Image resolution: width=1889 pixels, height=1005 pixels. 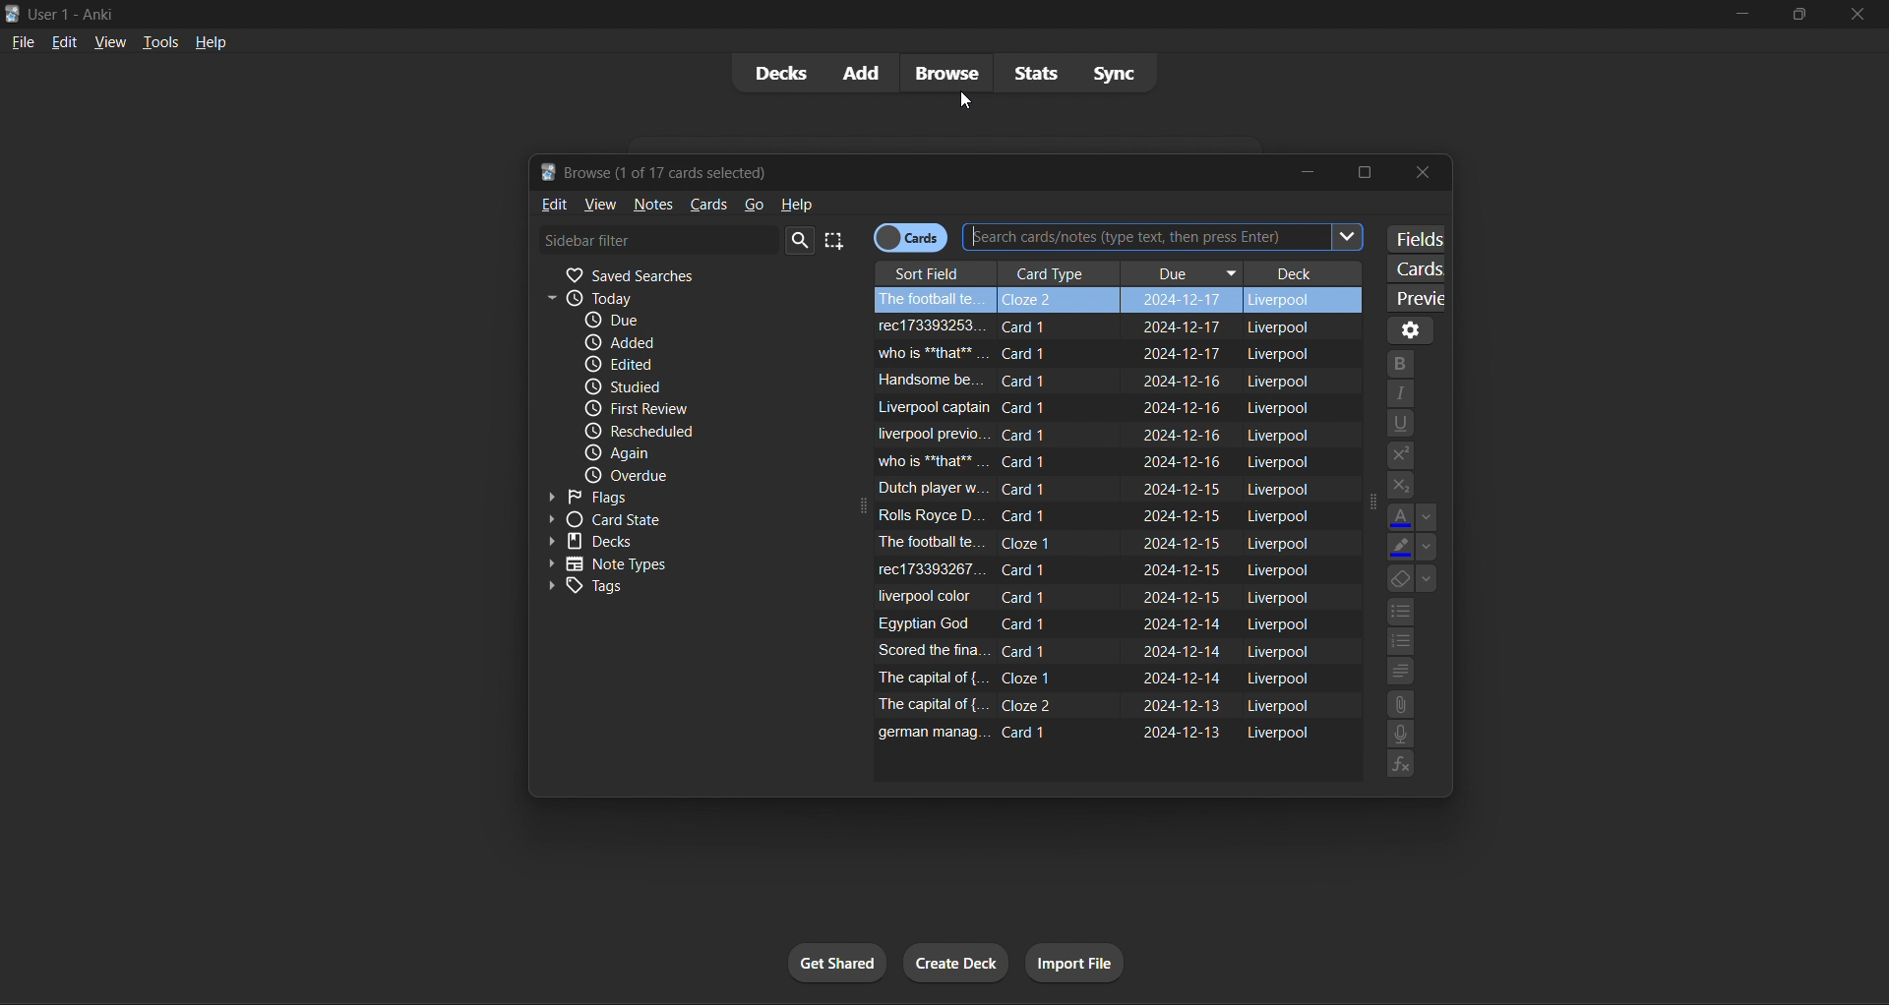 I want to click on create deck, so click(x=956, y=965).